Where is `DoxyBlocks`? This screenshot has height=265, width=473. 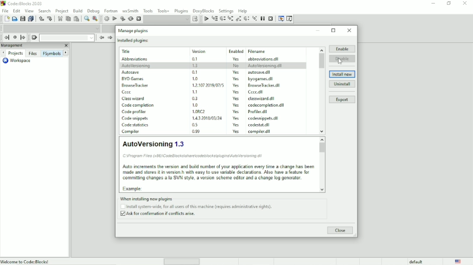
DoxyBlocks is located at coordinates (204, 10).